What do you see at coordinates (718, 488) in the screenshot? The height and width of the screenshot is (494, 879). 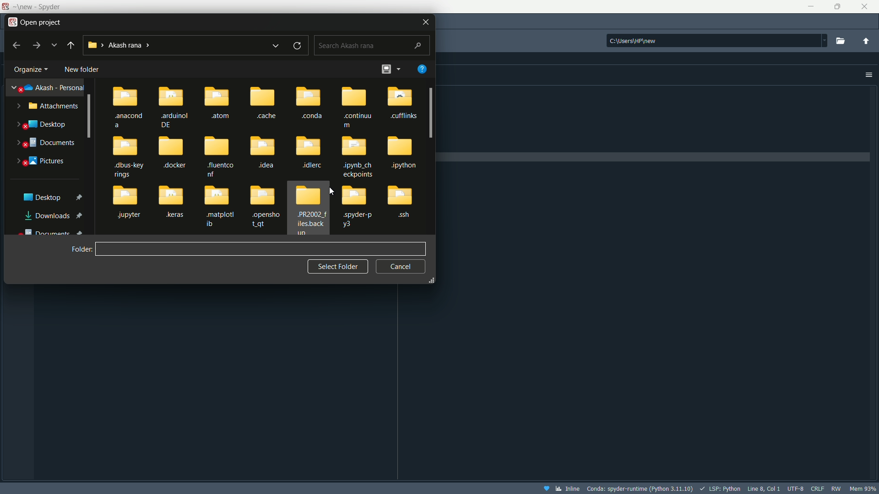 I see `LSP:Python` at bounding box center [718, 488].